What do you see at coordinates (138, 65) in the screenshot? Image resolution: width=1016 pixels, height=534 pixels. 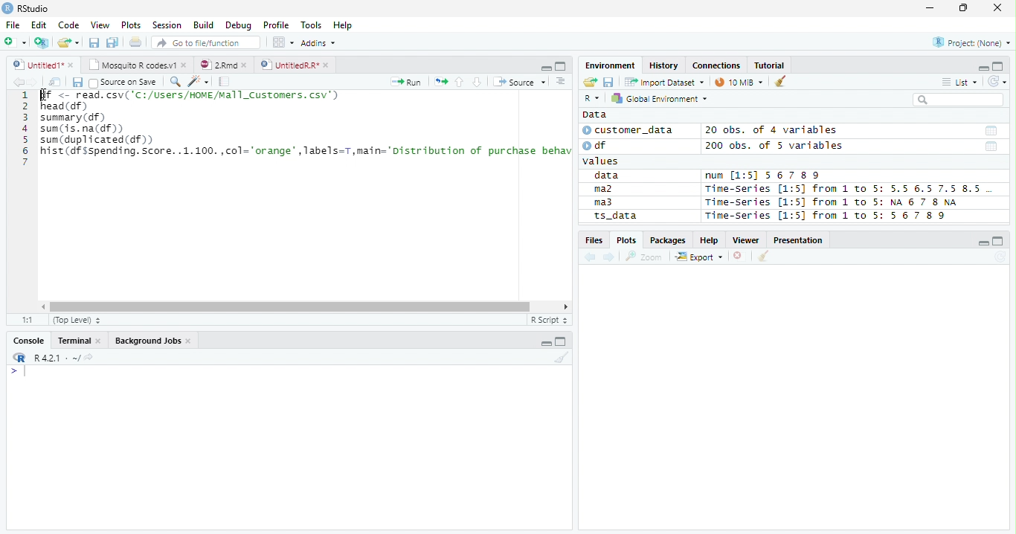 I see `Mosquito T codes.v1` at bounding box center [138, 65].